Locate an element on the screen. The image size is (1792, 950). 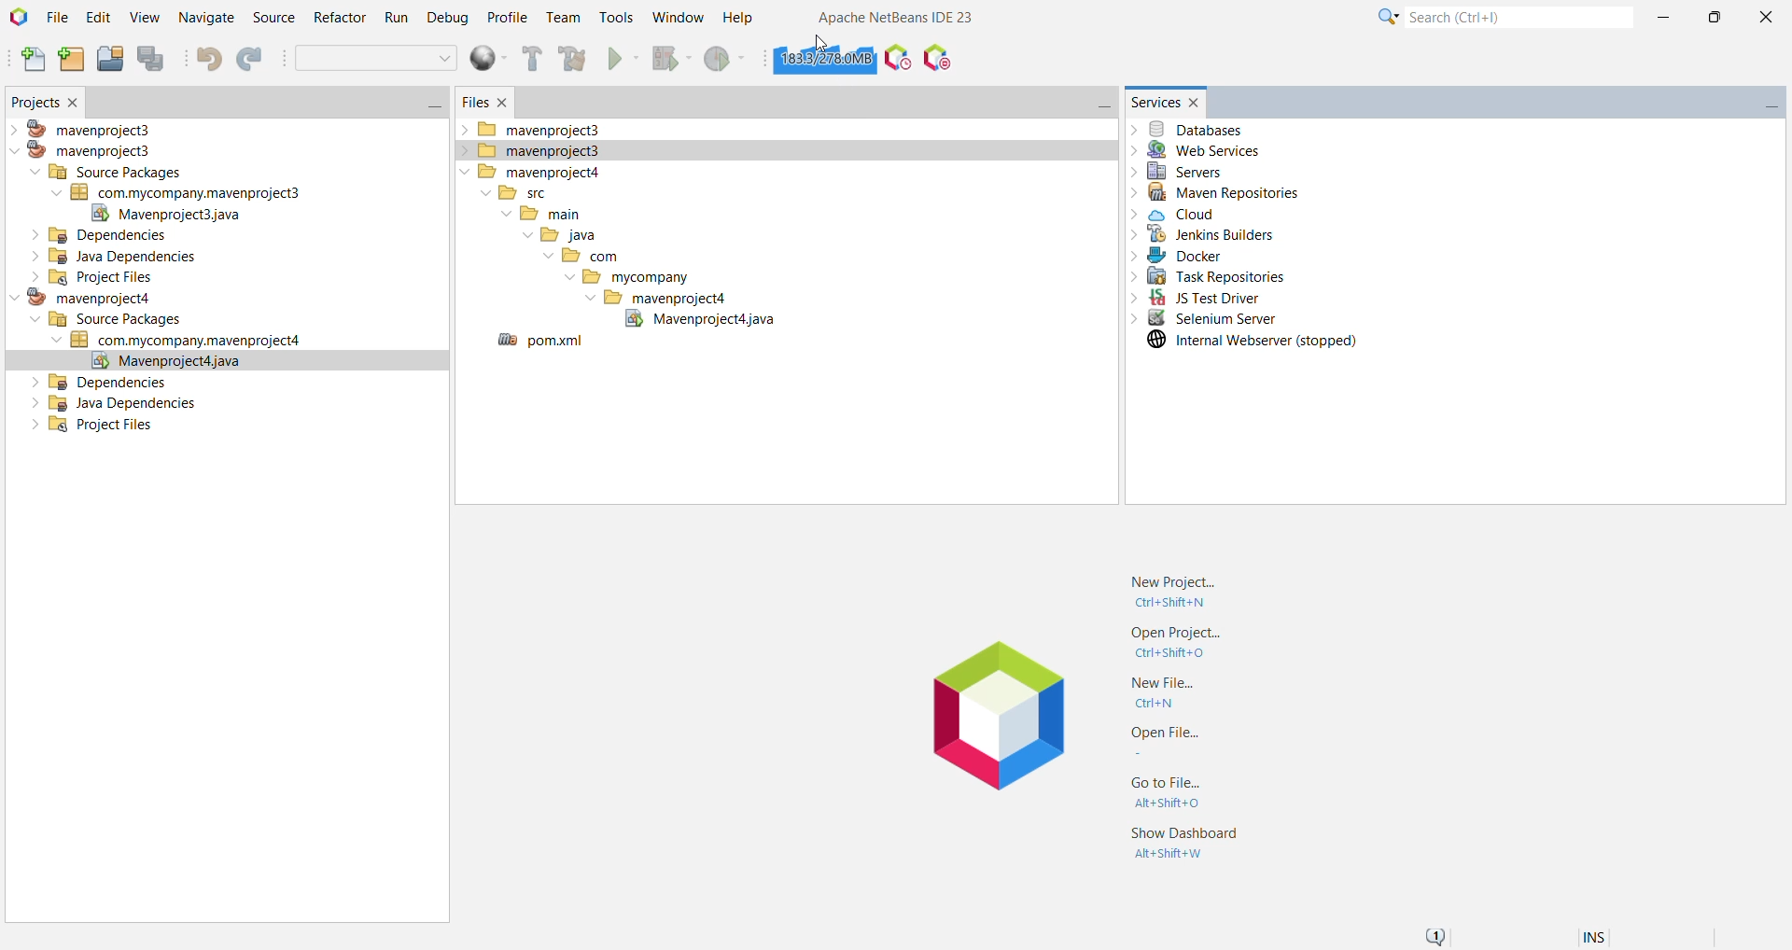
Mavenproject.java is located at coordinates (171, 217).